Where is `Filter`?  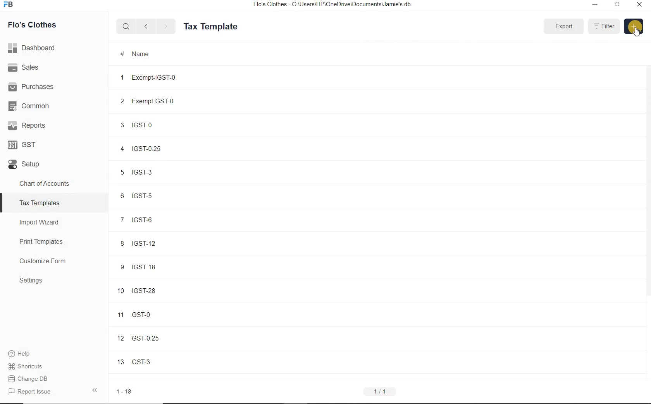
Filter is located at coordinates (603, 26).